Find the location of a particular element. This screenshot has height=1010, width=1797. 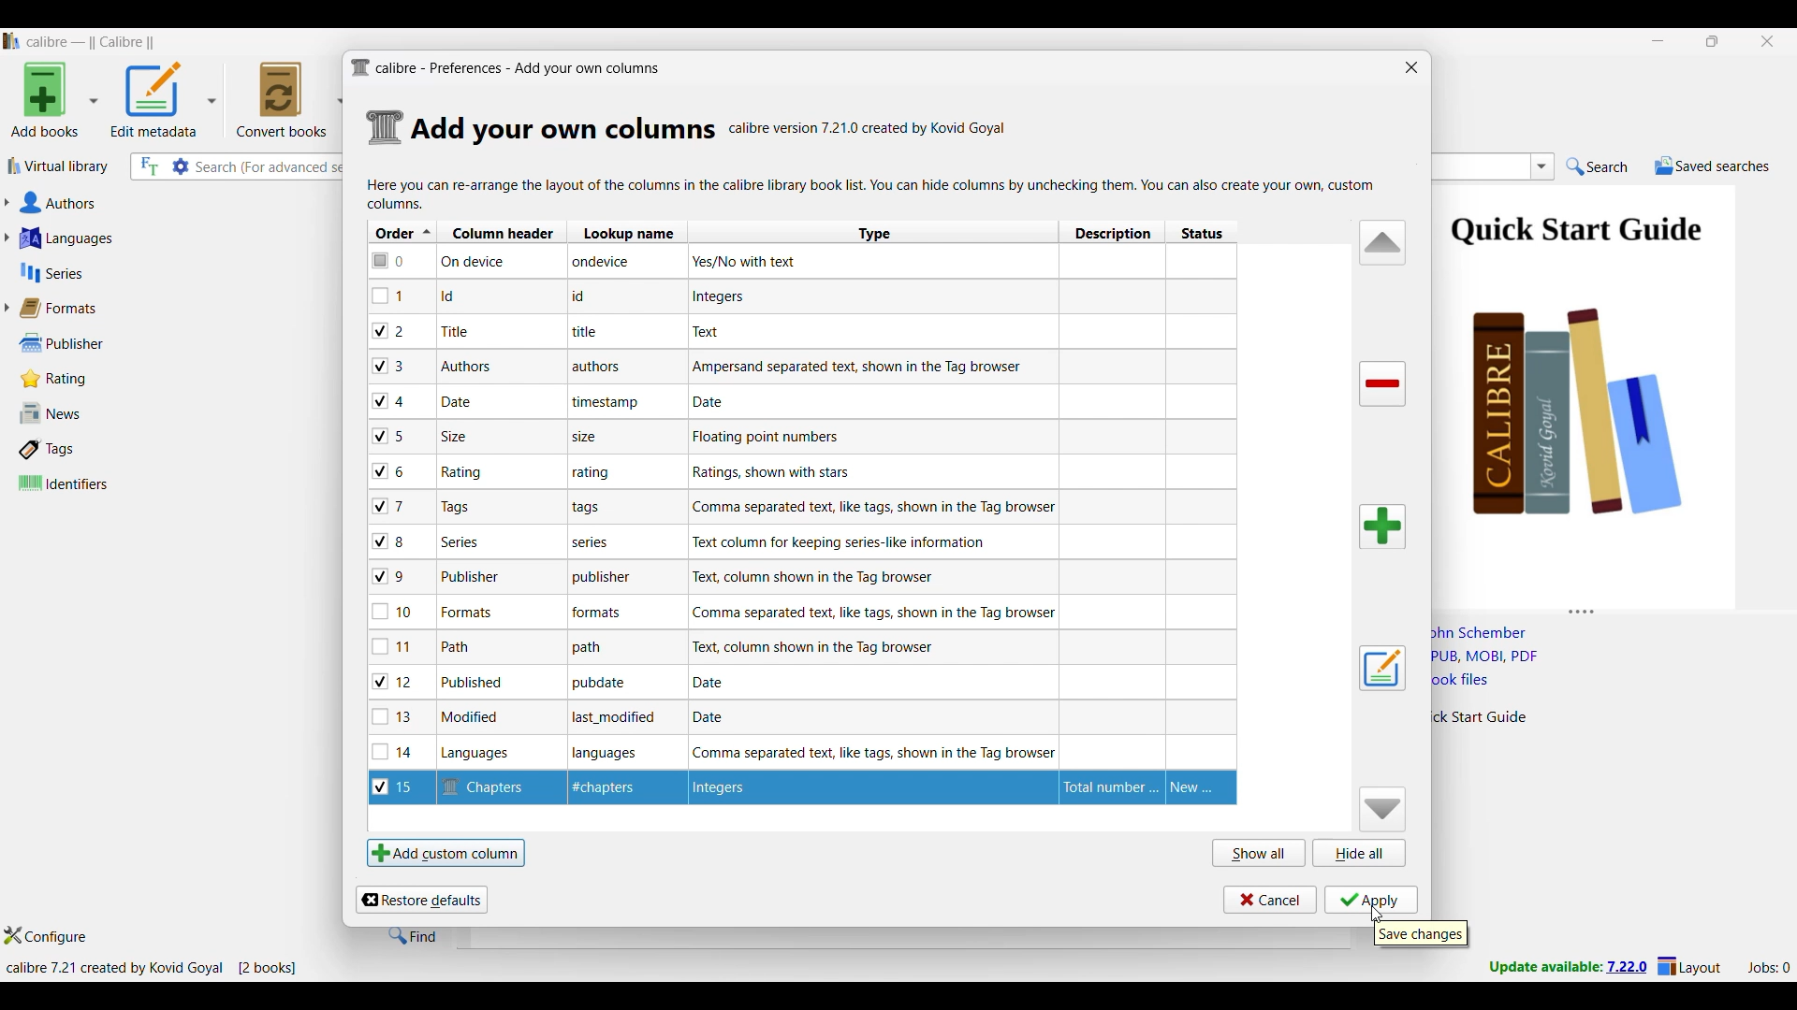

Device is located at coordinates (488, 263).